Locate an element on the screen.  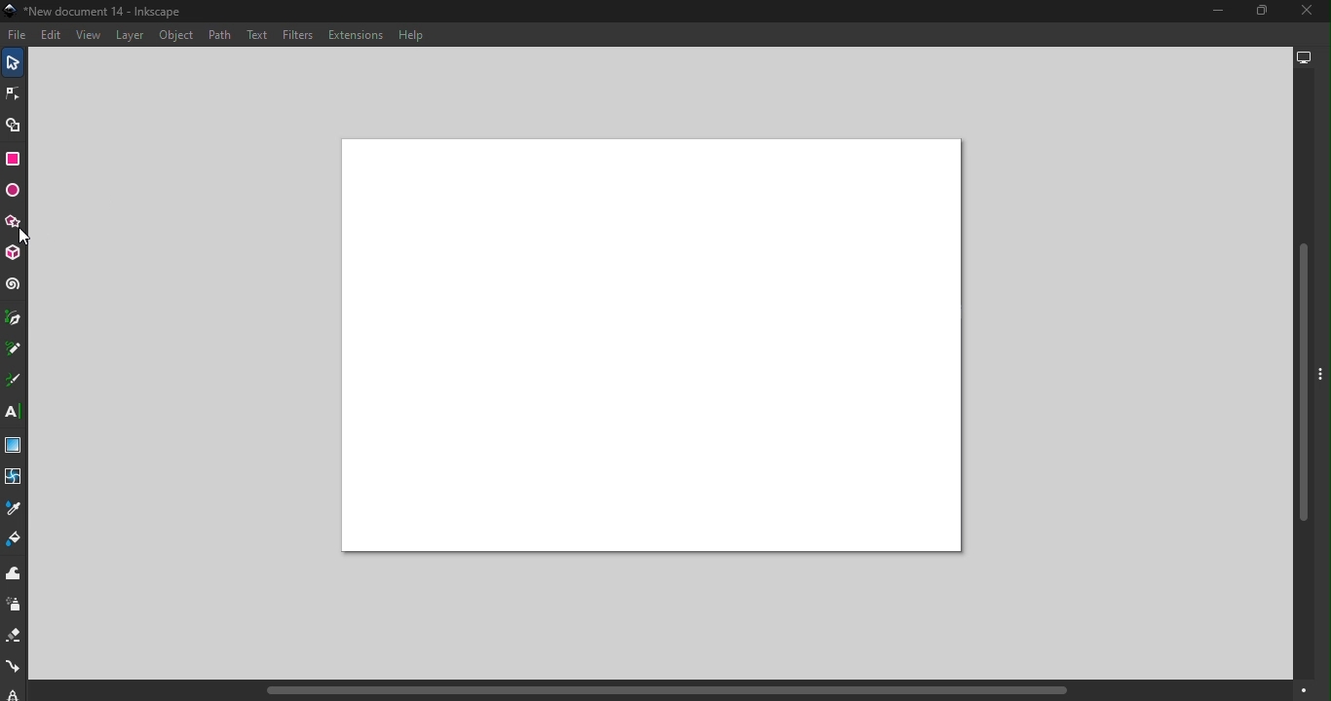
Vertical scroll bar is located at coordinates (1305, 377).